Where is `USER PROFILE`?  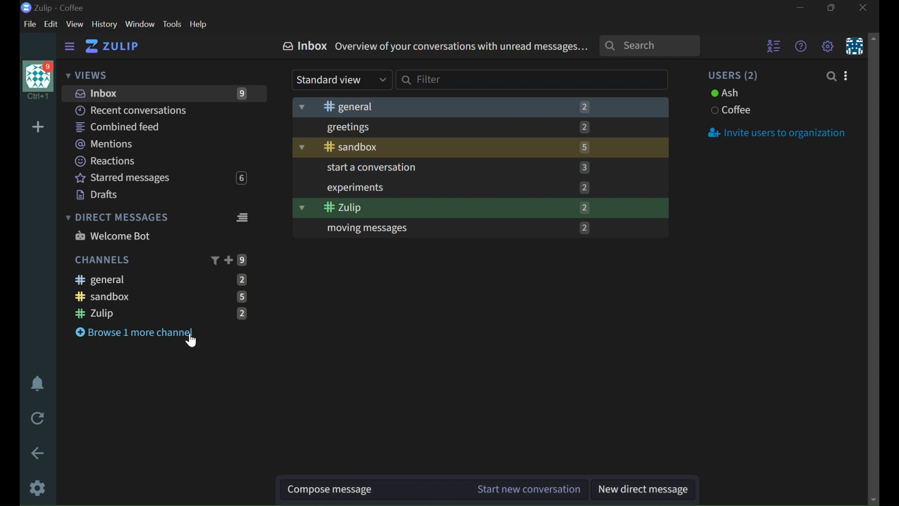
USER PROFILE is located at coordinates (37, 80).